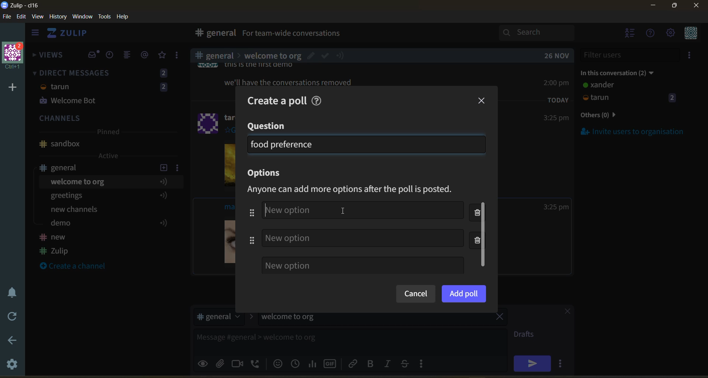 This screenshot has width=708, height=378. I want to click on channel name, so click(64, 168).